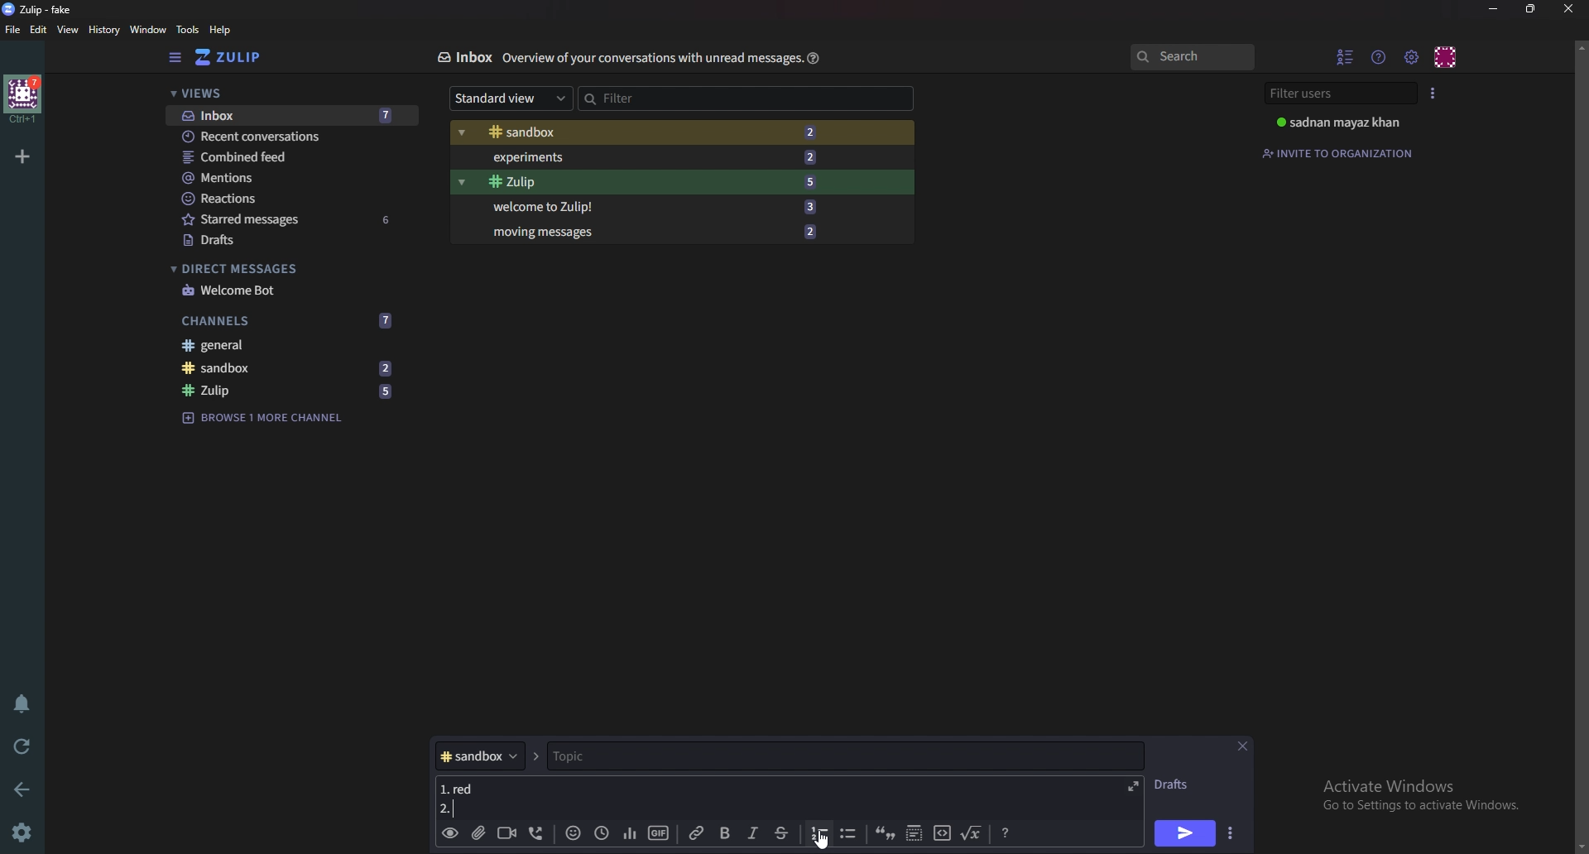 The height and width of the screenshot is (854, 1589). What do you see at coordinates (1243, 746) in the screenshot?
I see `close message` at bounding box center [1243, 746].